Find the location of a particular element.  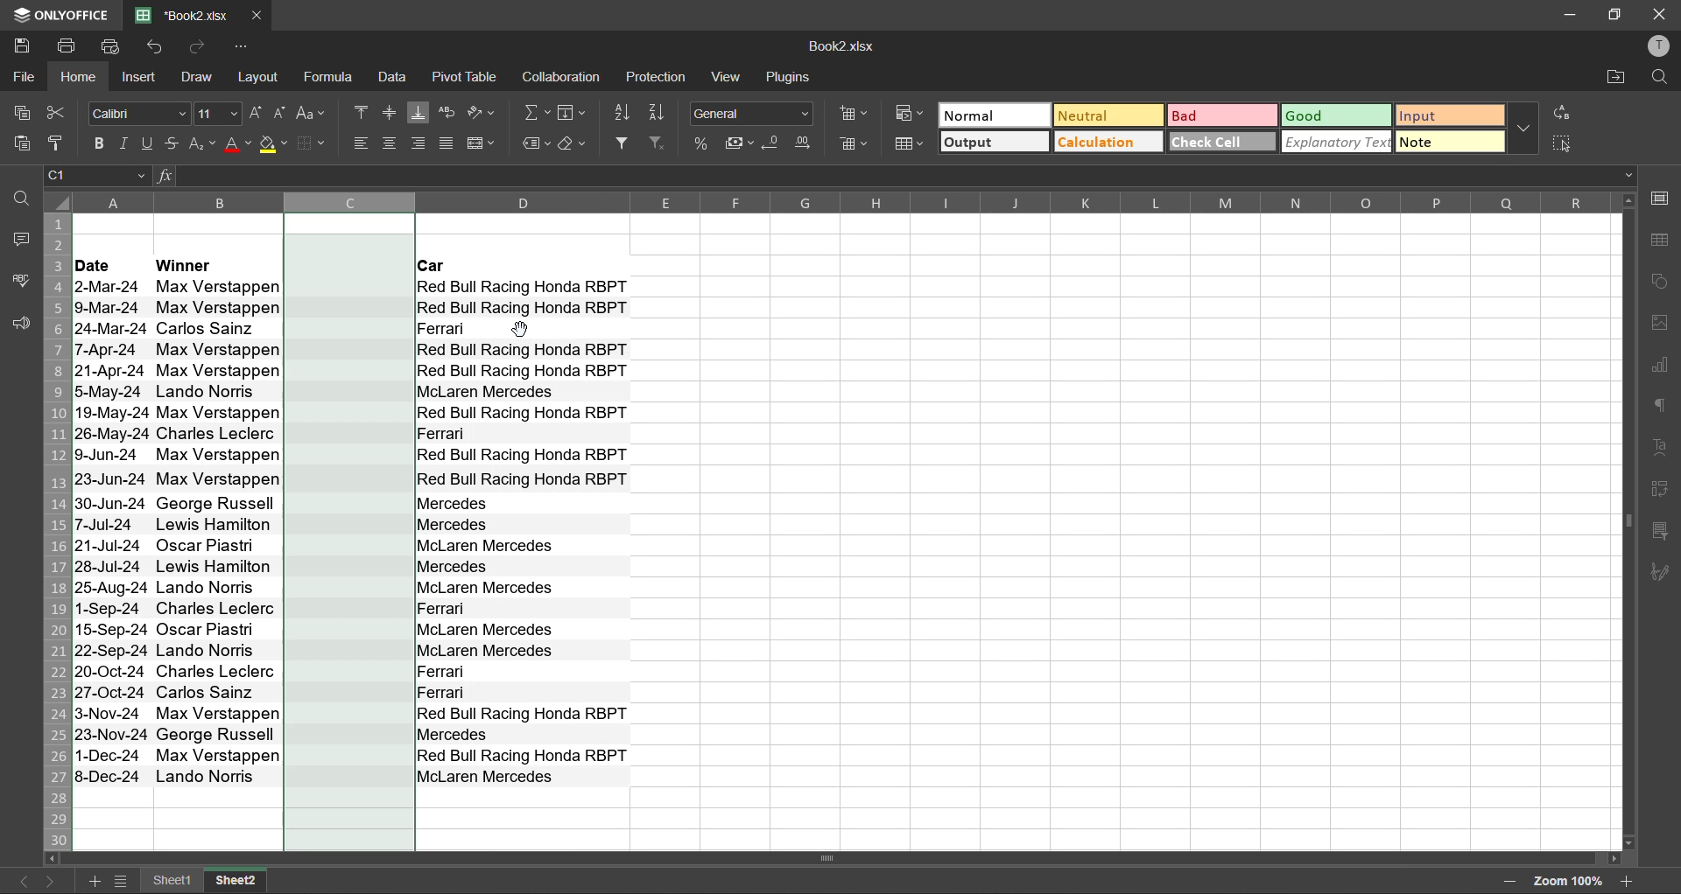

decrement size is located at coordinates (282, 111).